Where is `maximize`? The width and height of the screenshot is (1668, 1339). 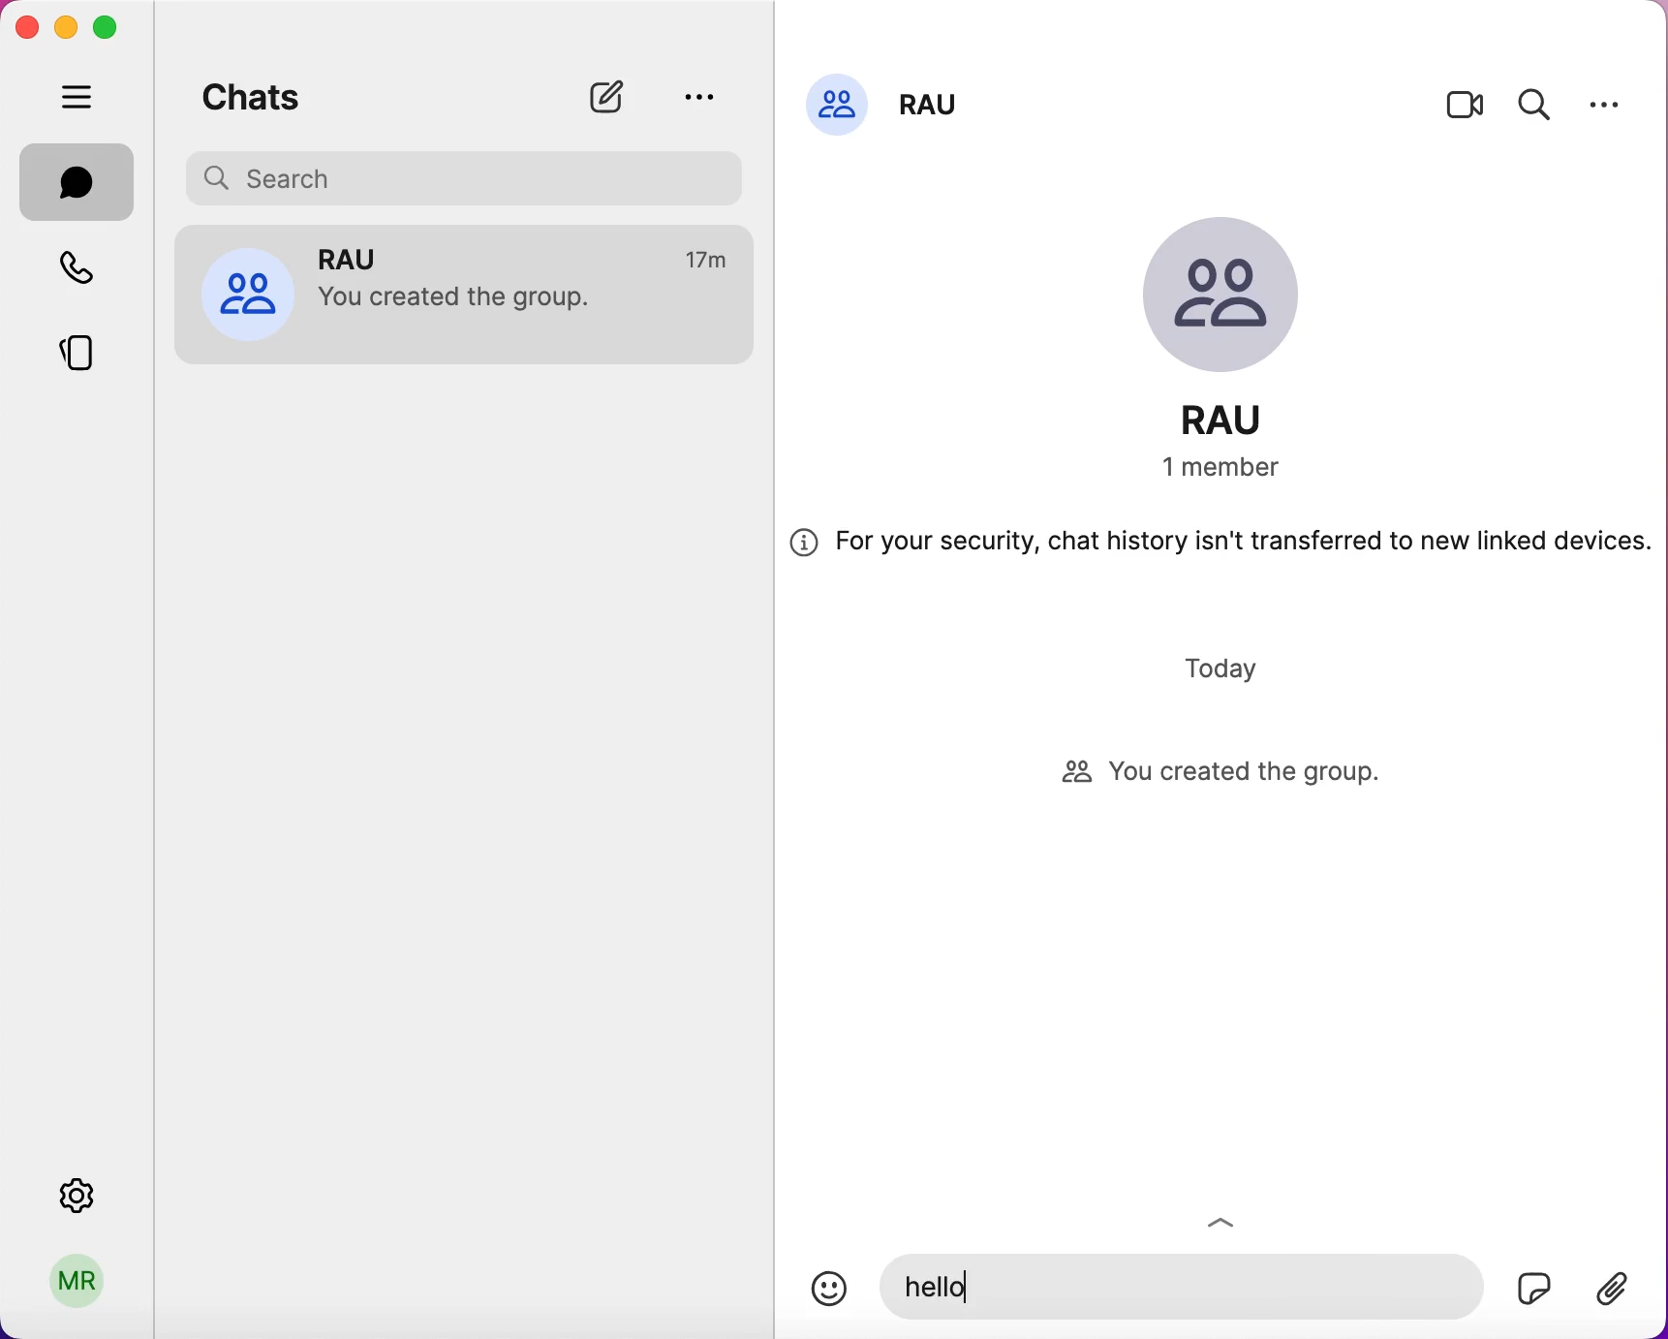
maximize is located at coordinates (112, 28).